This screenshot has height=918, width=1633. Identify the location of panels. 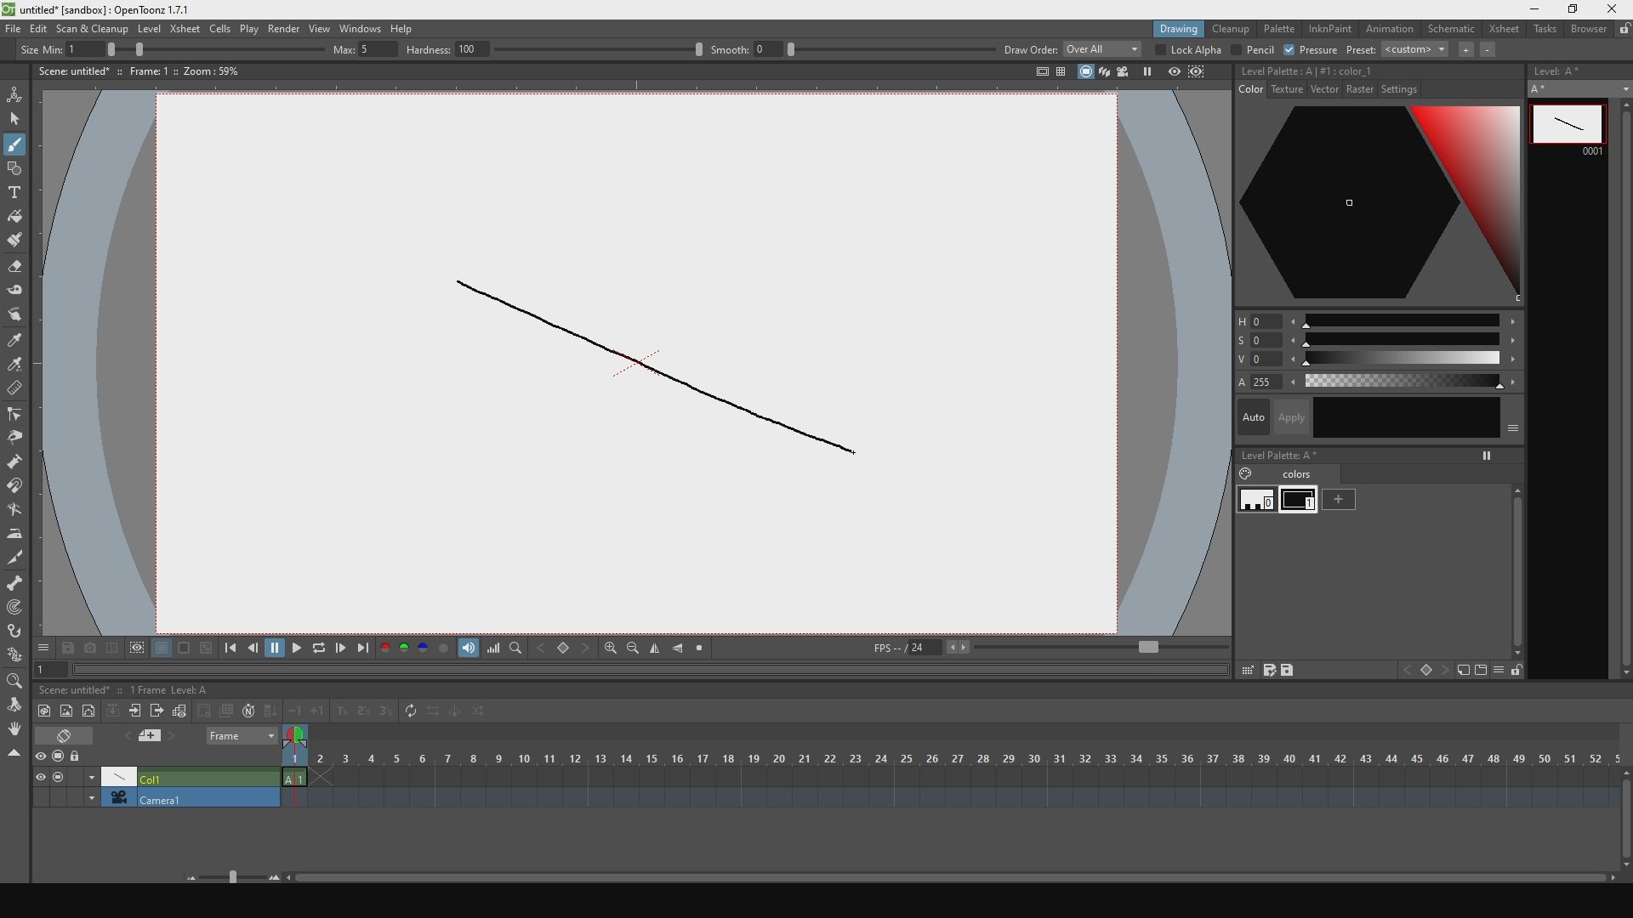
(1061, 74).